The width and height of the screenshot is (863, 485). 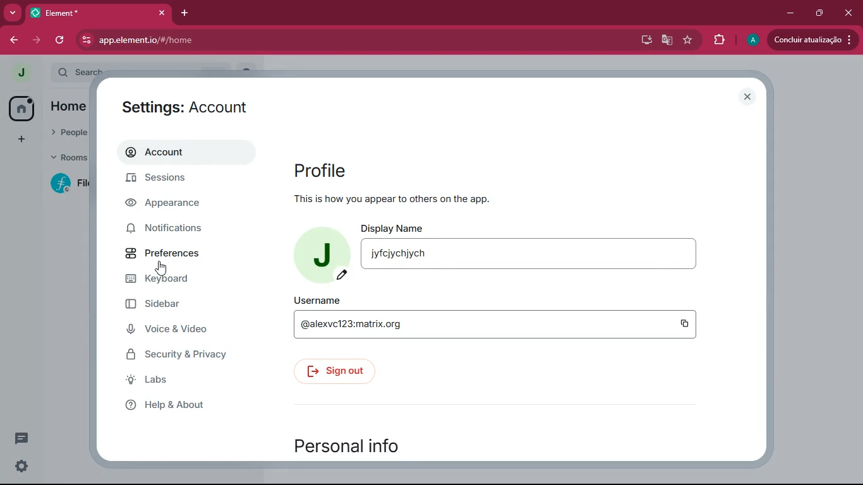 What do you see at coordinates (848, 13) in the screenshot?
I see `close` at bounding box center [848, 13].